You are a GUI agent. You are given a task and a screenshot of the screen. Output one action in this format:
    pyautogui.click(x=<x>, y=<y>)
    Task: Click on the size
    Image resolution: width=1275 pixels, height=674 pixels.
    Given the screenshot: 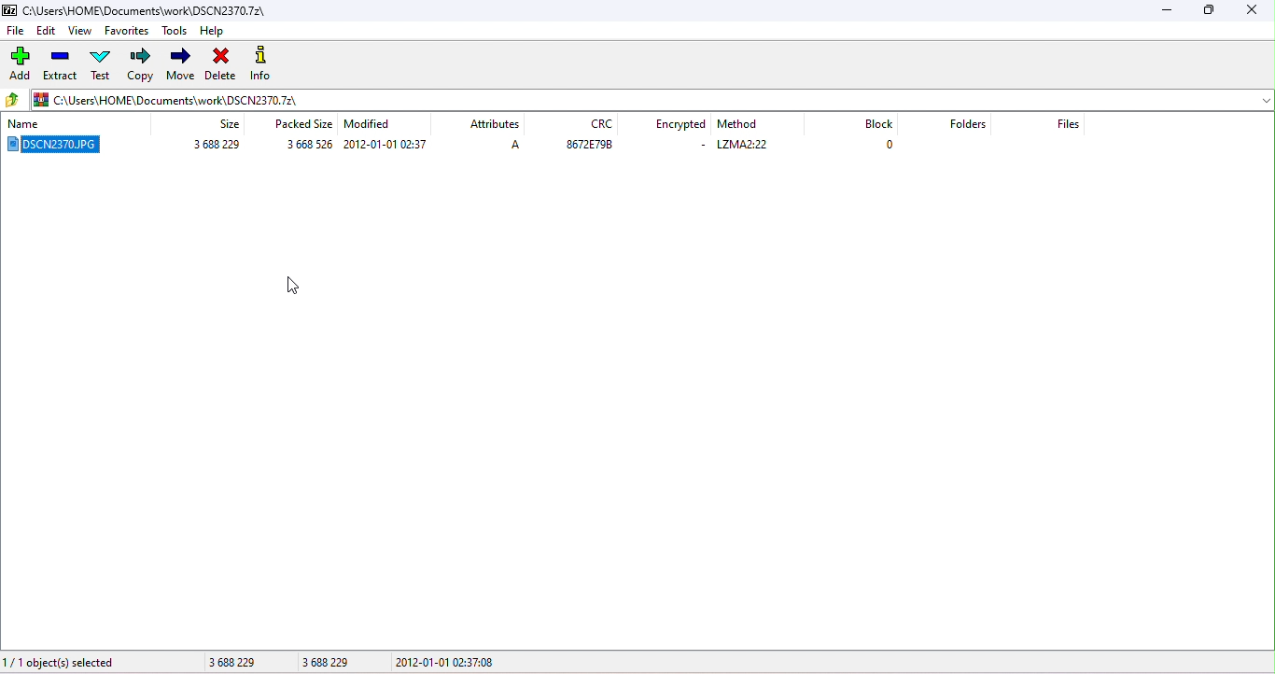 What is the action you would take?
    pyautogui.click(x=274, y=663)
    